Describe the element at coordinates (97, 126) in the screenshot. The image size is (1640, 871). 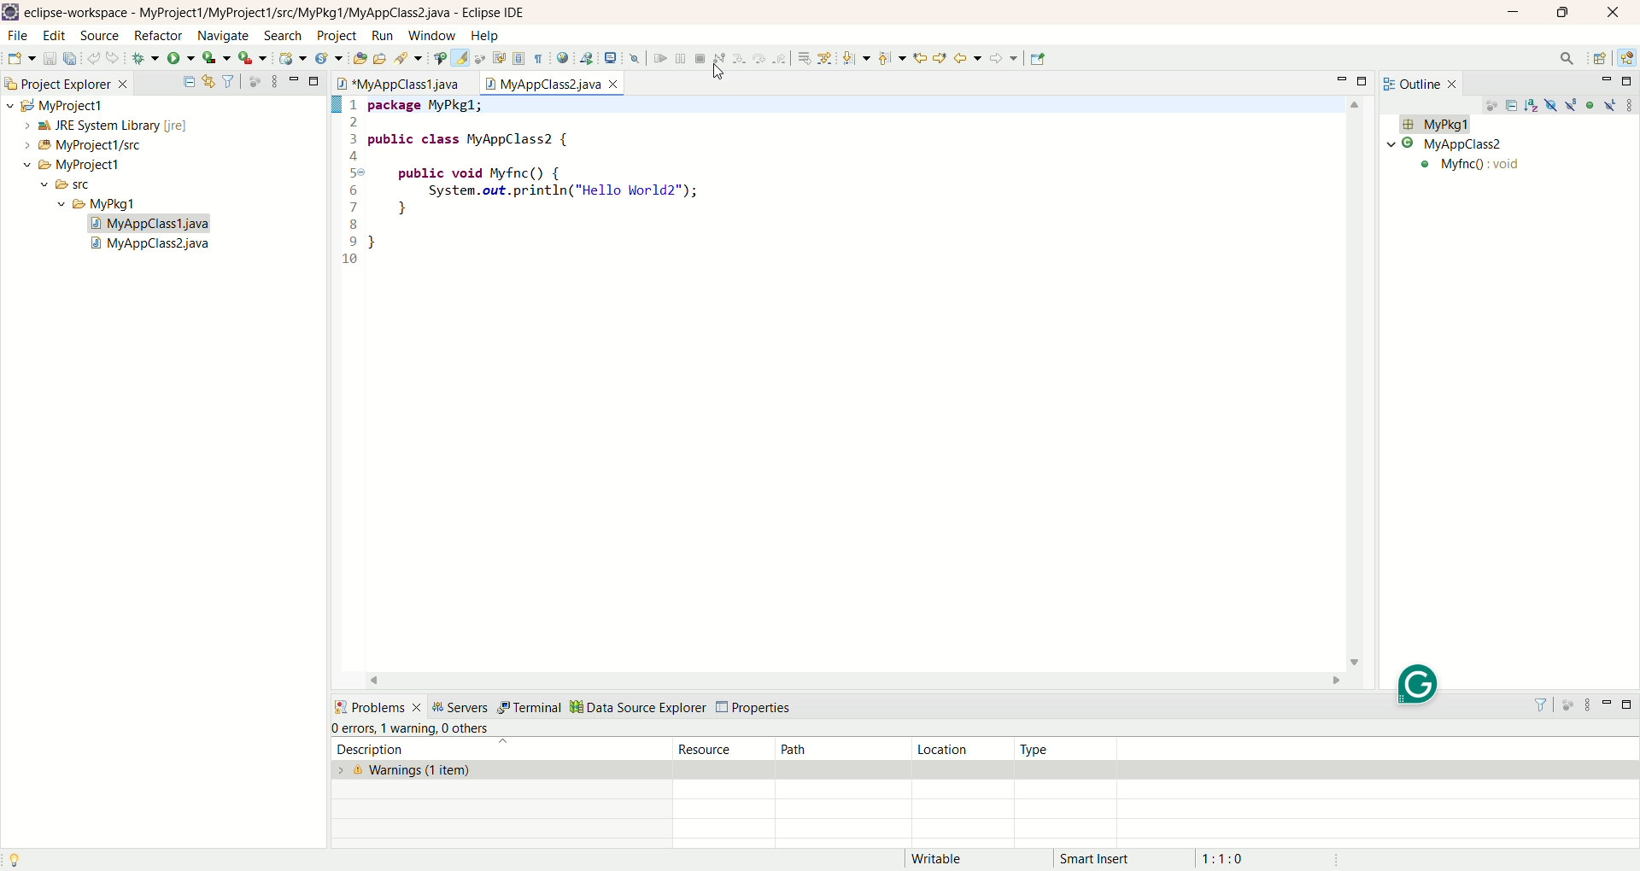
I see `JRE system library` at that location.